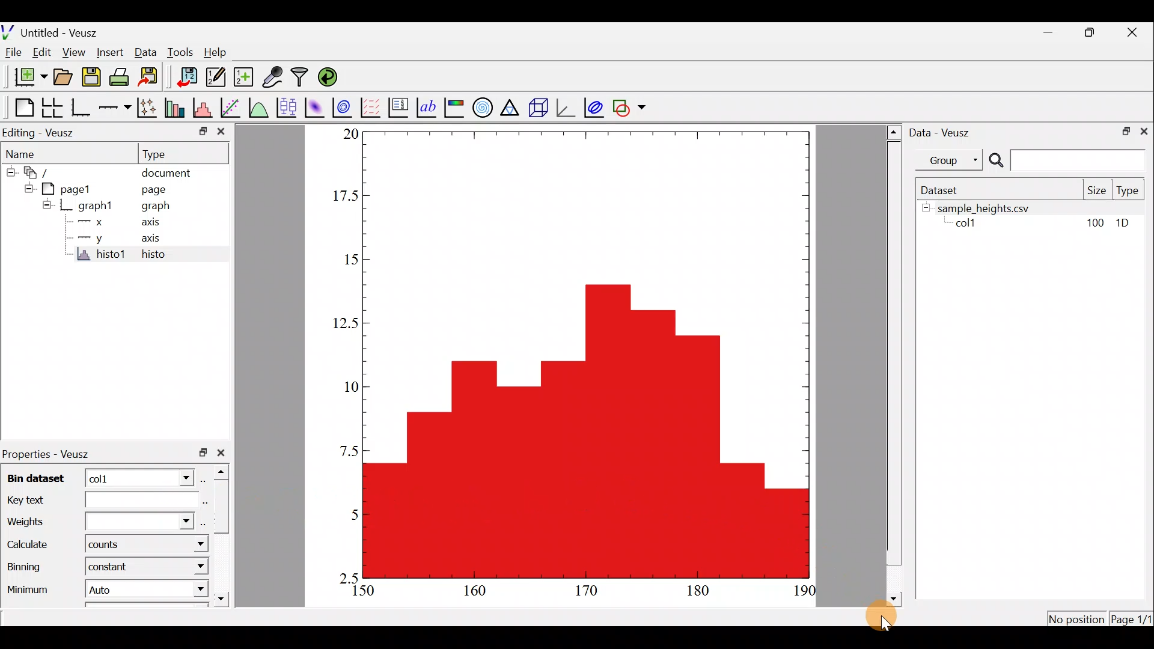  What do you see at coordinates (26, 80) in the screenshot?
I see `new document` at bounding box center [26, 80].